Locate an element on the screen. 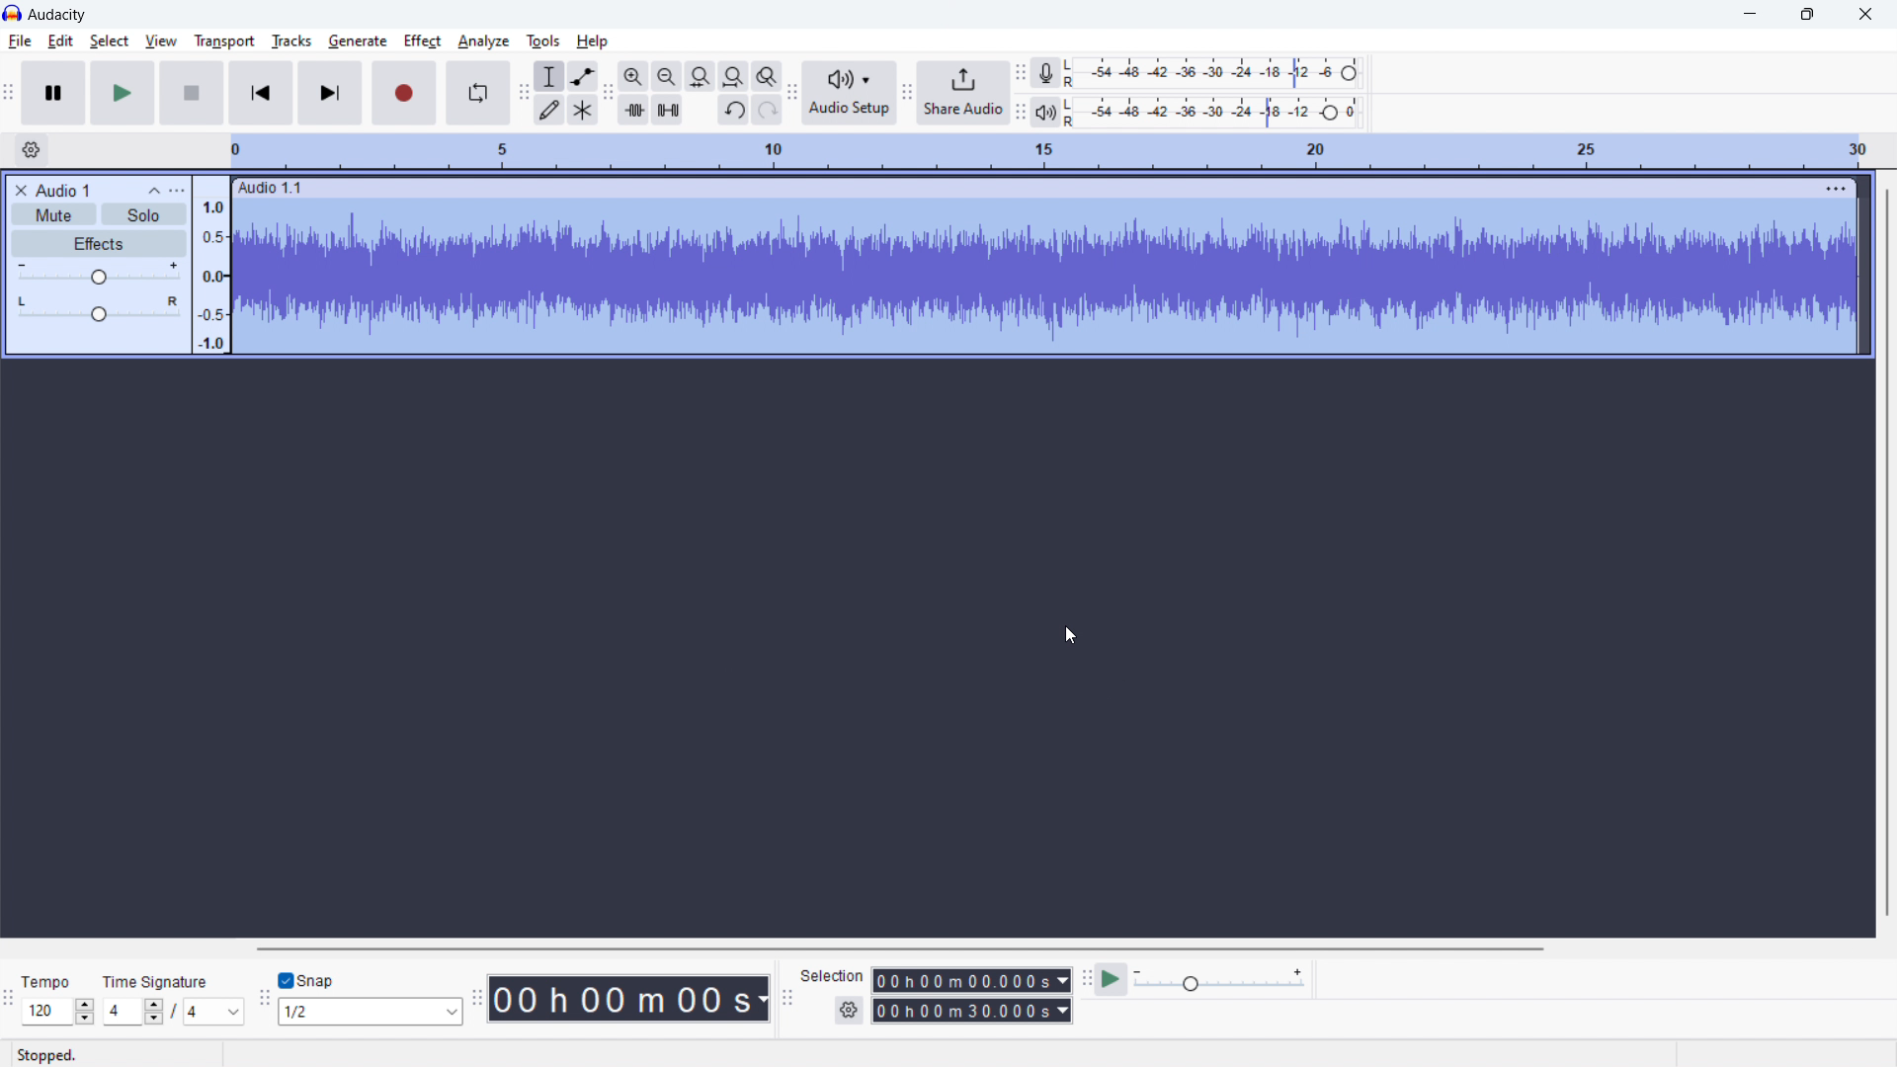  draw tool is located at coordinates (550, 109).